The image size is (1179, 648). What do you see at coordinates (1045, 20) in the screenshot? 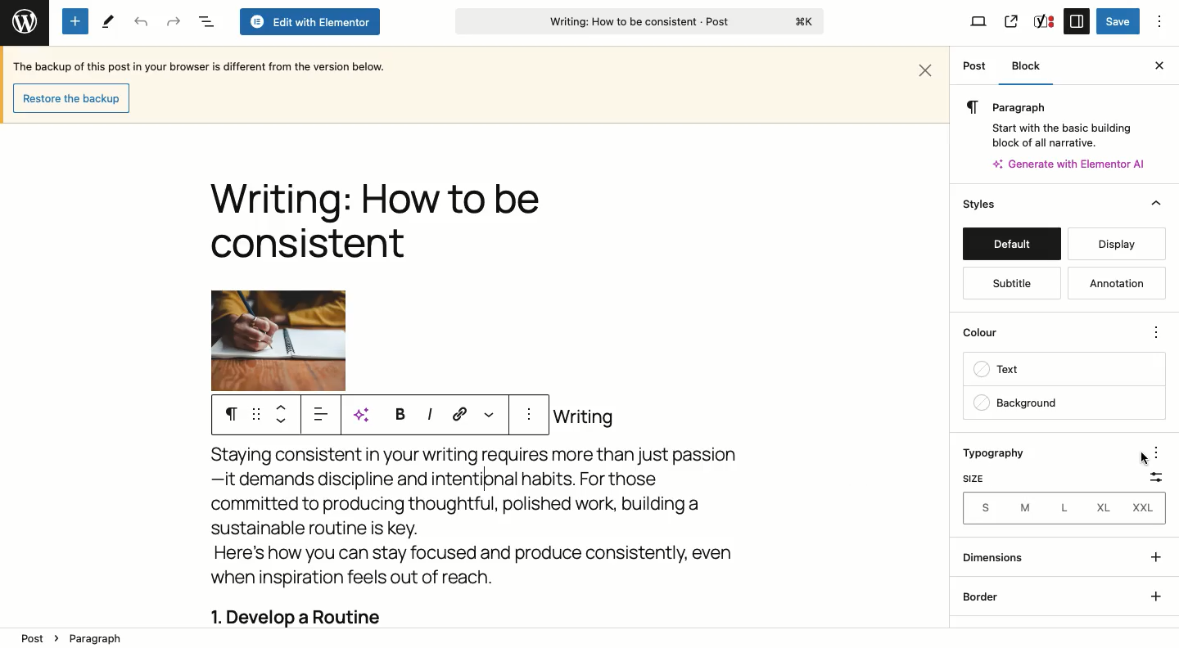
I see `Yoast` at bounding box center [1045, 20].